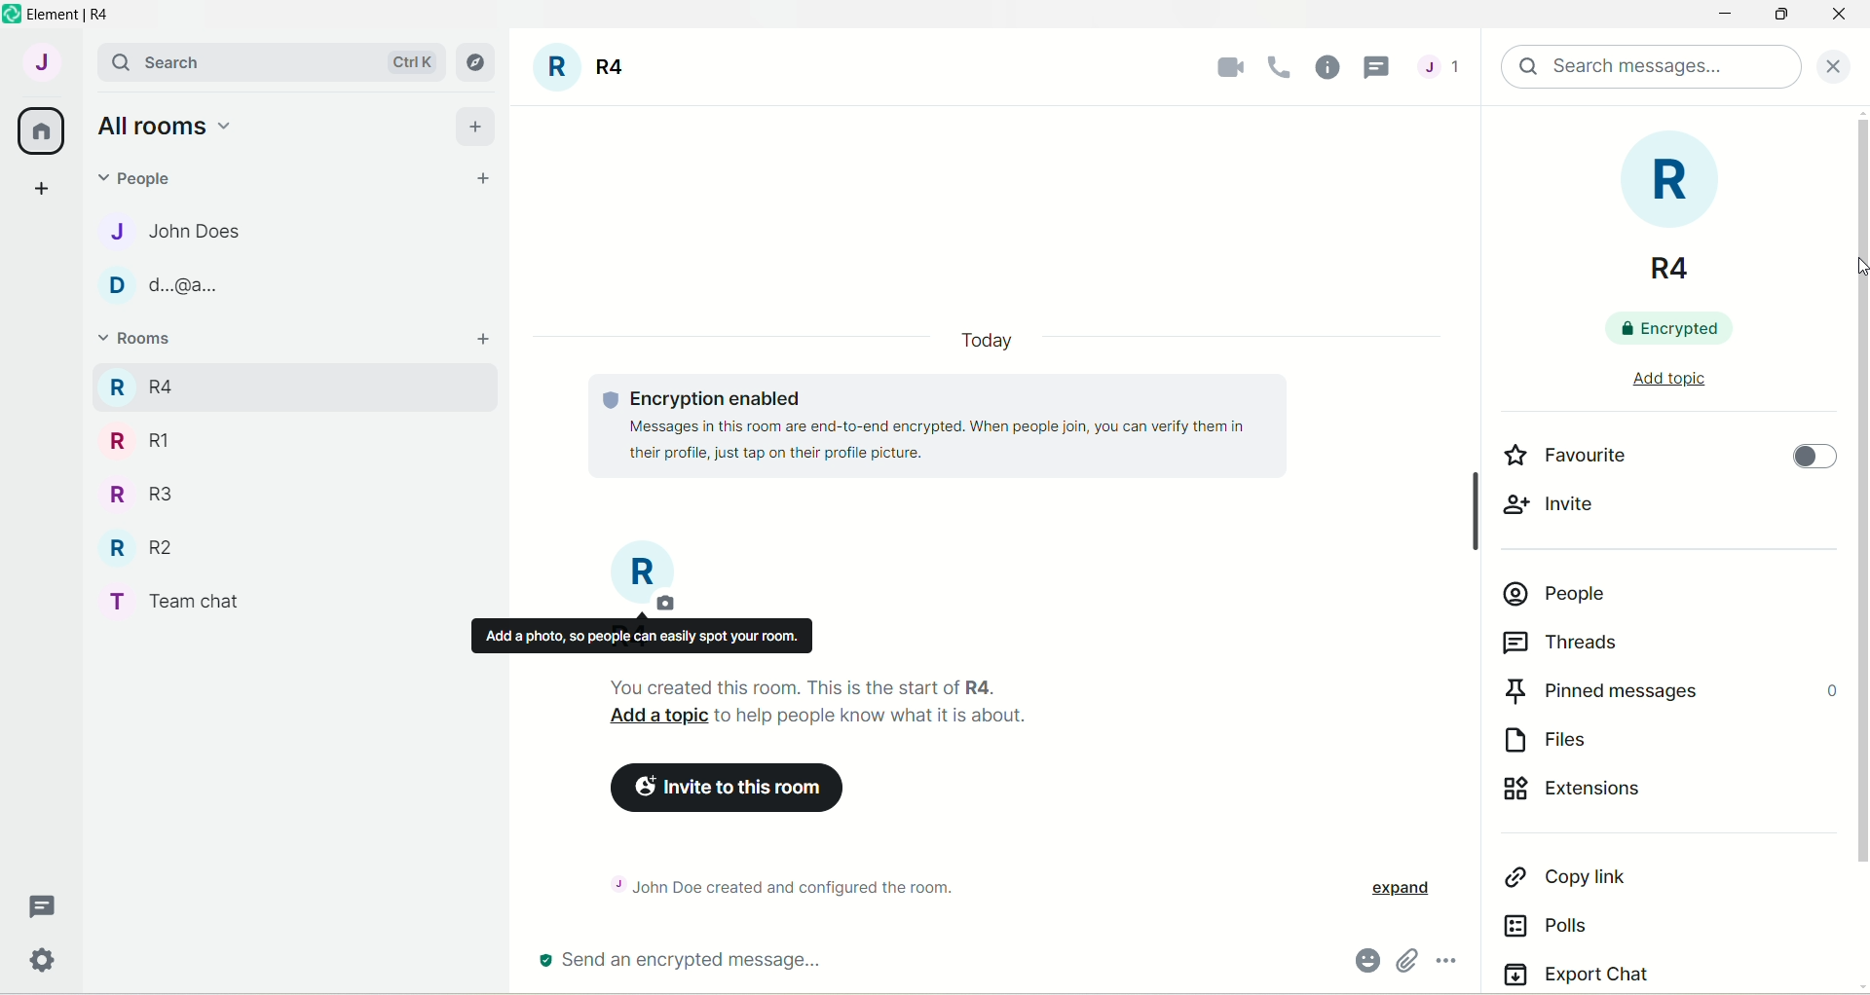  What do you see at coordinates (166, 61) in the screenshot?
I see `search` at bounding box center [166, 61].